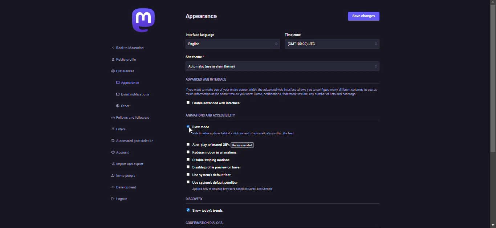  I want to click on back to mastodon, so click(129, 48).